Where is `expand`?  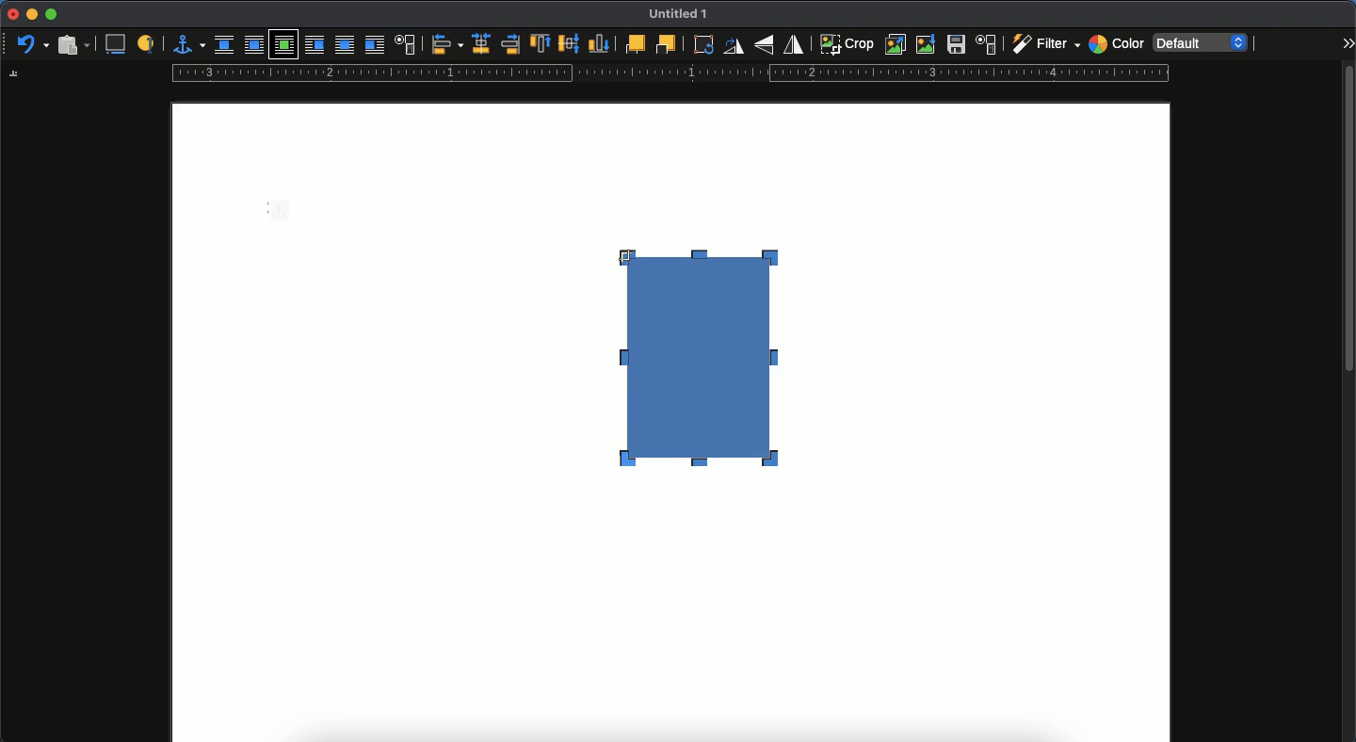 expand is located at coordinates (1348, 42).